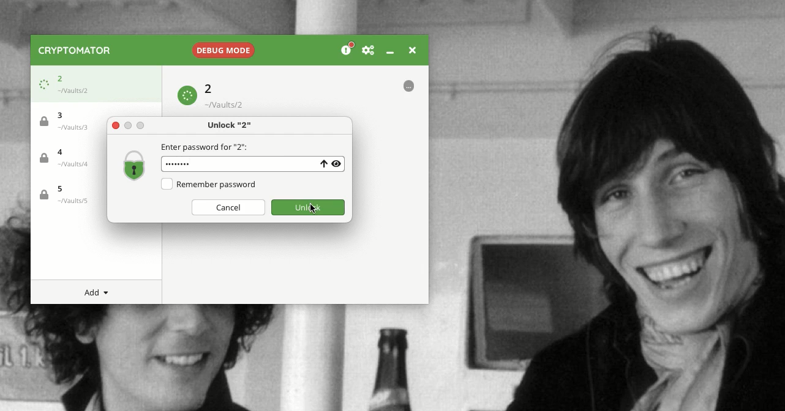 This screenshot has width=785, height=411. I want to click on Minimize, so click(389, 52).